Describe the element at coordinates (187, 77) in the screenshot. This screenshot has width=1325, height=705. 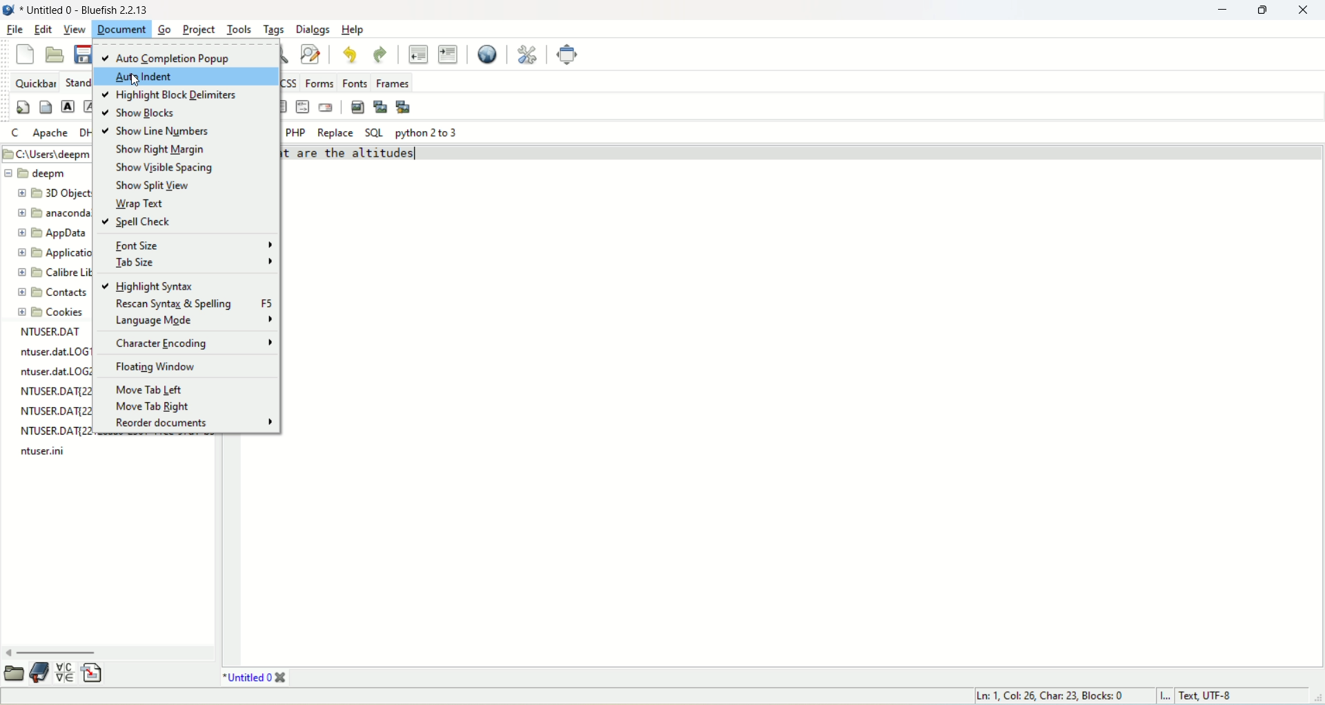
I see `auto indent` at that location.